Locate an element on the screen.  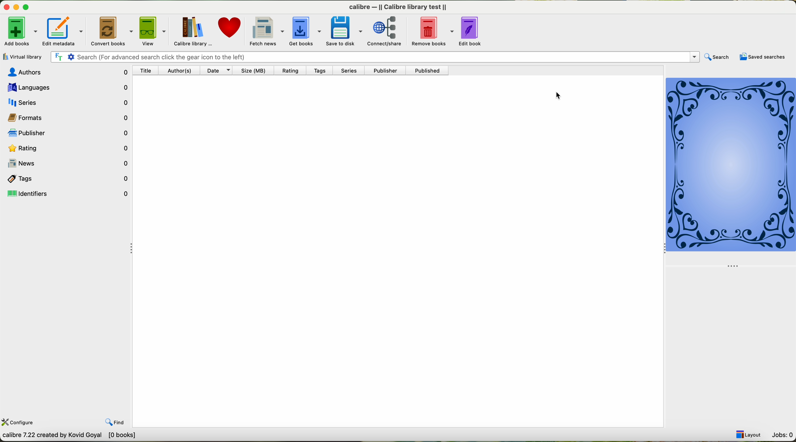
save to disk is located at coordinates (339, 30).